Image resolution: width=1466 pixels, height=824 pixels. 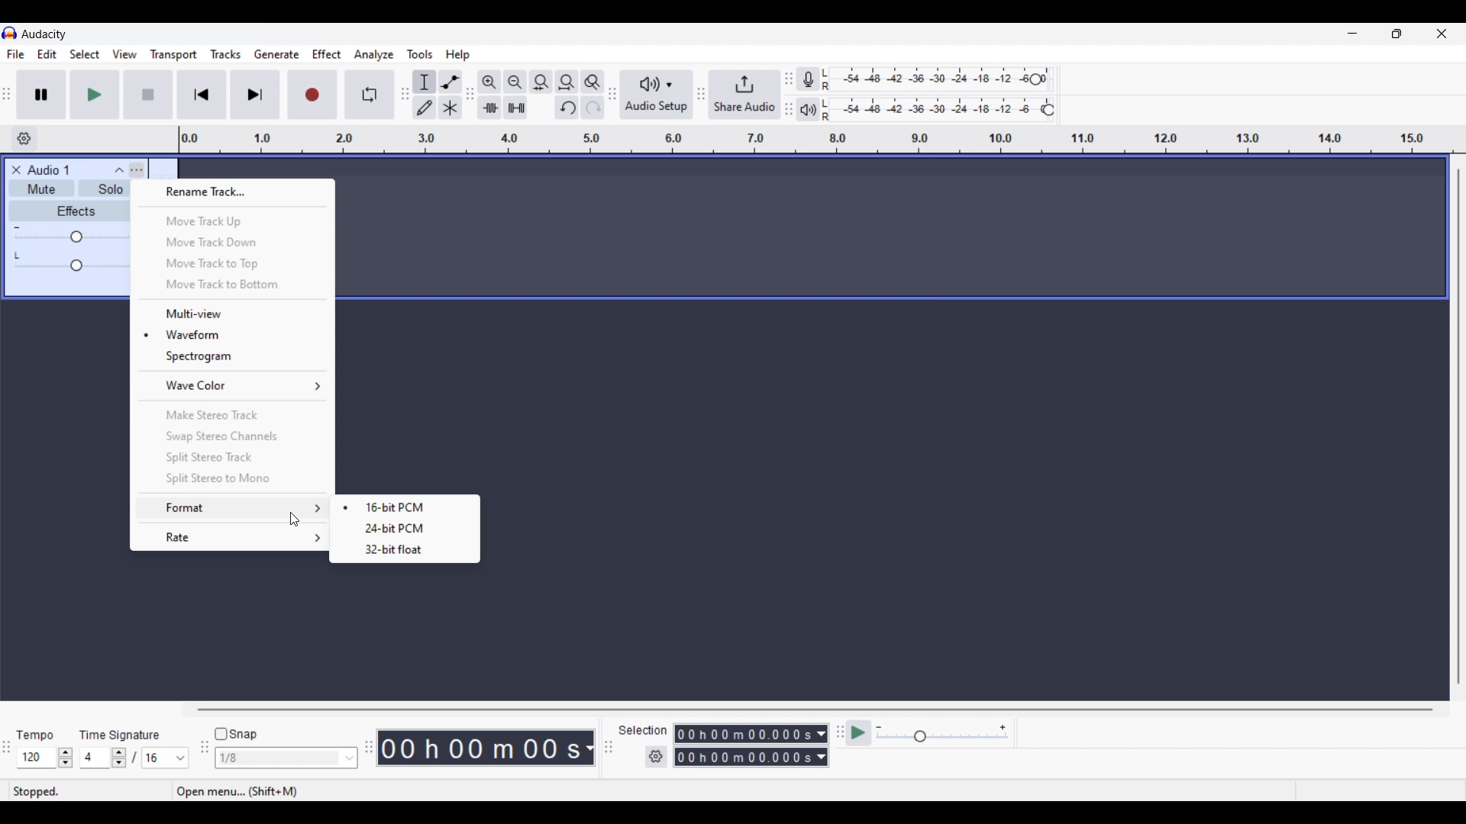 What do you see at coordinates (425, 108) in the screenshot?
I see `Draw tool` at bounding box center [425, 108].